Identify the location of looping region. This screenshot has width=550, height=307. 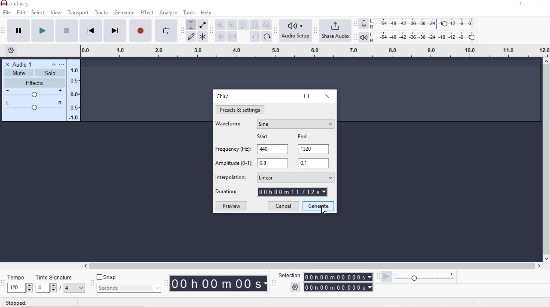
(315, 51).